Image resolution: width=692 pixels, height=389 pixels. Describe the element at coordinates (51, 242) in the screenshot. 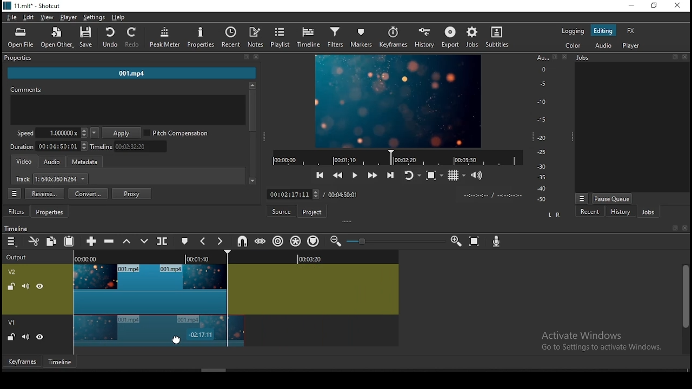

I see `copy` at that location.